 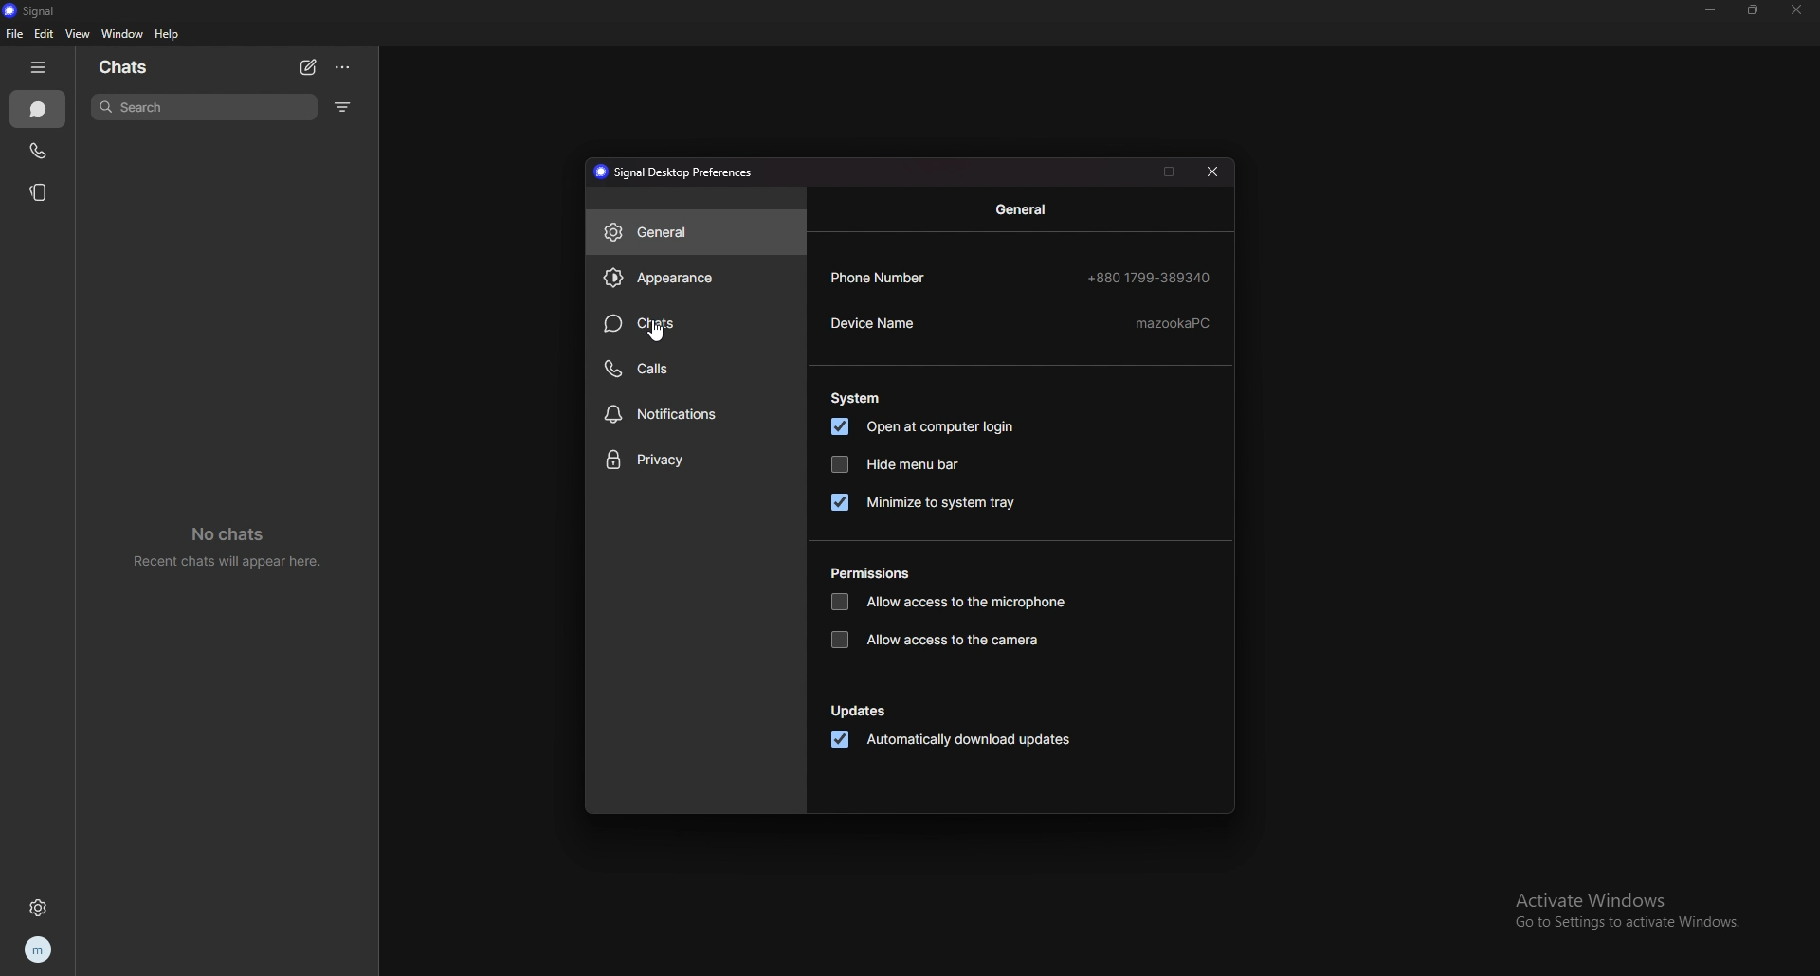 I want to click on +880 1799-389340, so click(x=1150, y=277).